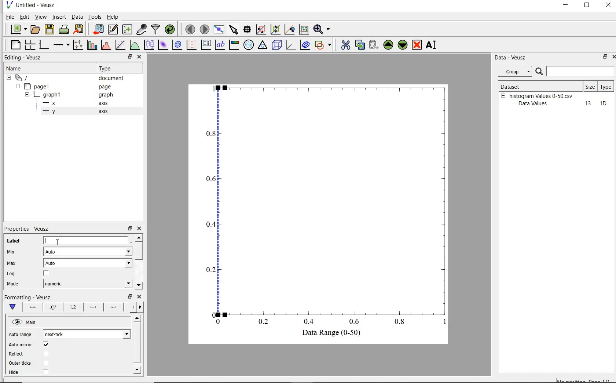 The image size is (616, 383). I want to click on move down, so click(138, 369).